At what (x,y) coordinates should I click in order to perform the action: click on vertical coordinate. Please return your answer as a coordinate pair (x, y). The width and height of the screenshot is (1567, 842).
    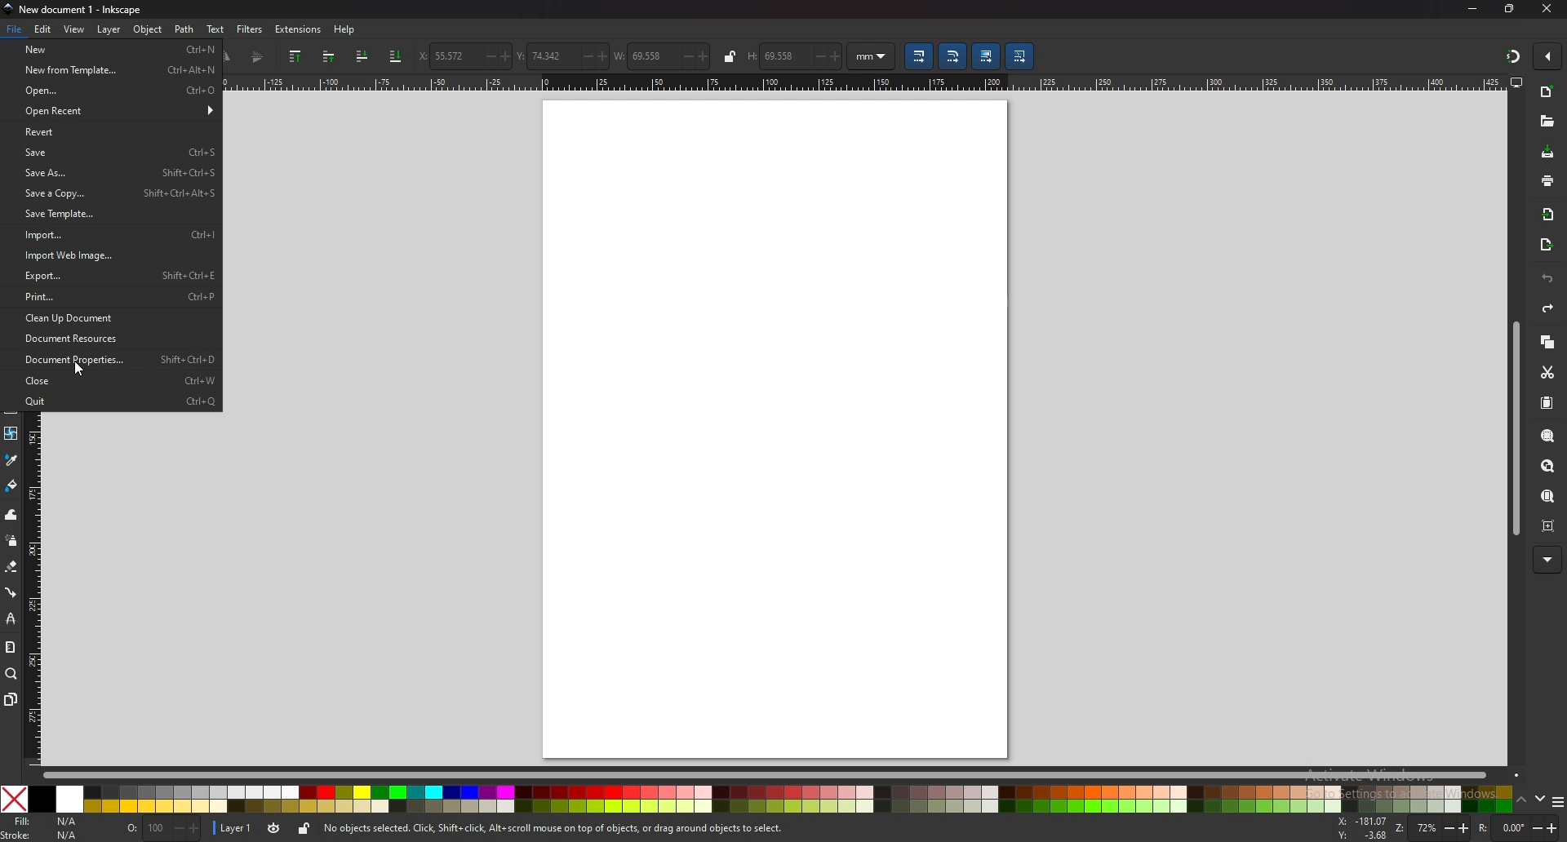
    Looking at the image, I should click on (539, 56).